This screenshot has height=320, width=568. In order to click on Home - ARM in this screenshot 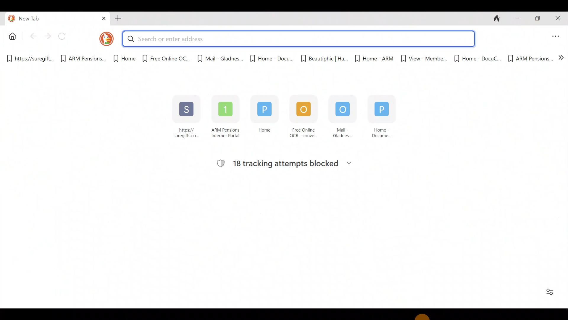, I will do `click(371, 56)`.